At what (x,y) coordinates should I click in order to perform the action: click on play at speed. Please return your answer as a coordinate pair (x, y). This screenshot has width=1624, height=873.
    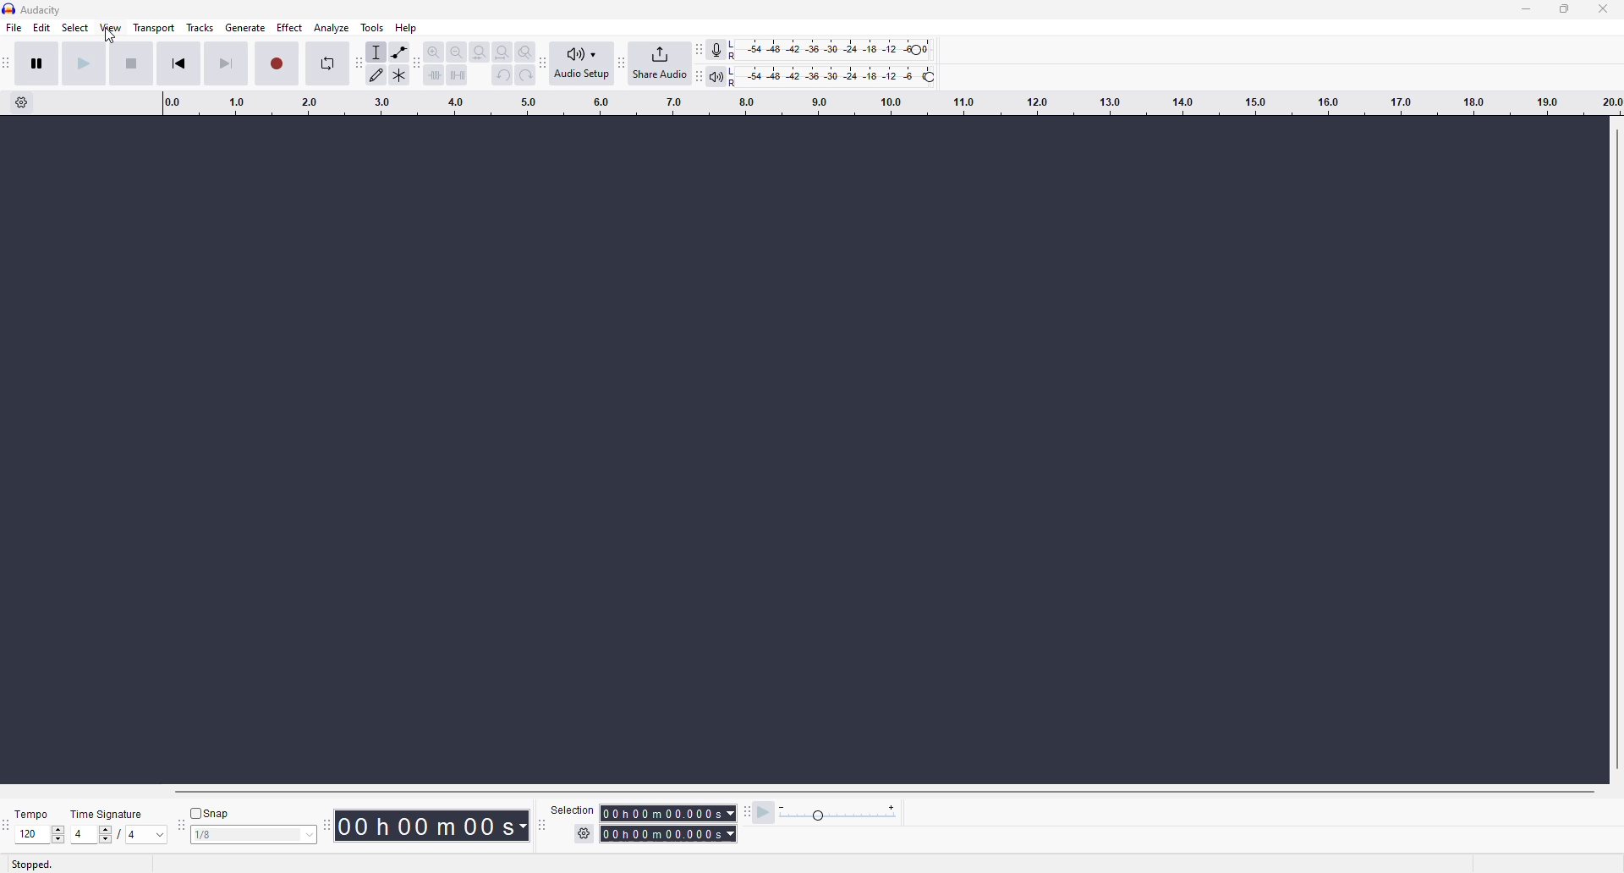
    Looking at the image, I should click on (762, 813).